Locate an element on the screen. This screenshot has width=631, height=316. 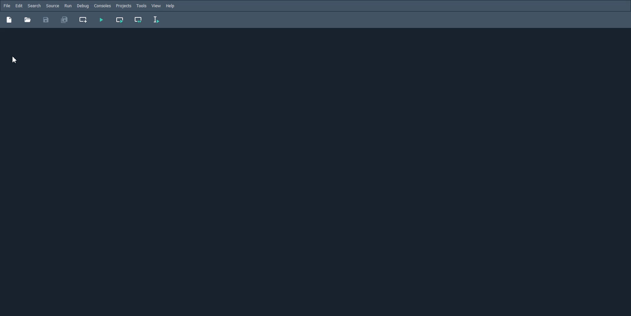
Tools is located at coordinates (141, 6).